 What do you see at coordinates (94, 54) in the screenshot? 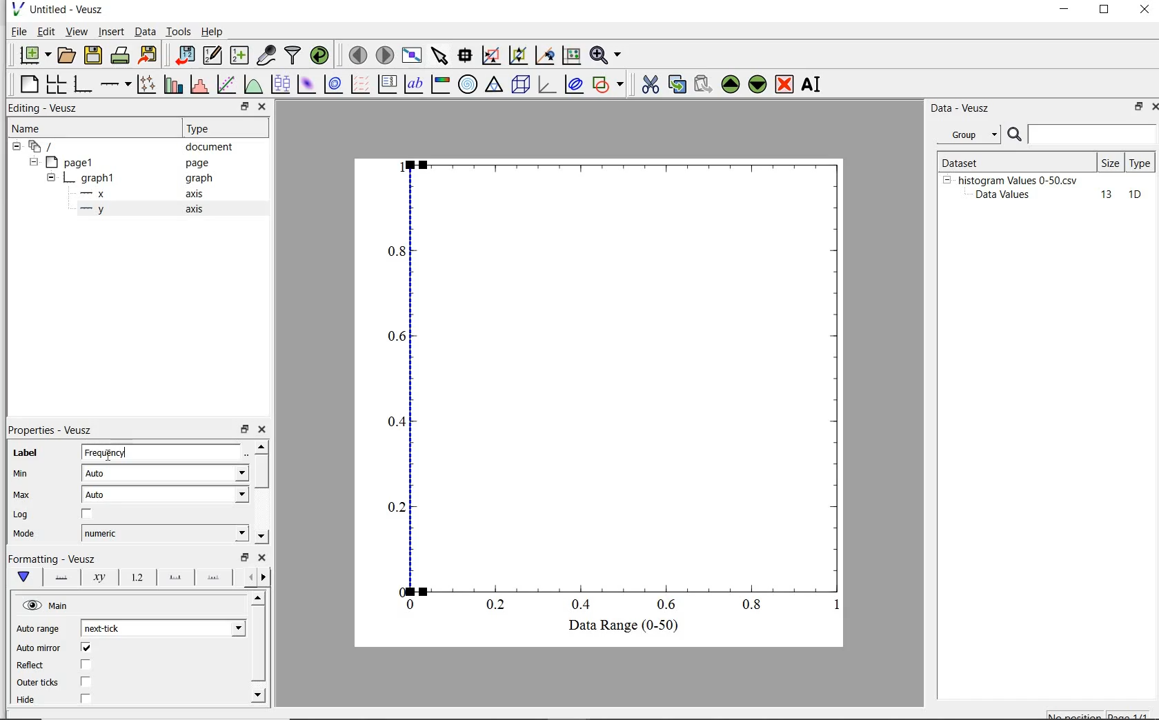
I see `save` at bounding box center [94, 54].